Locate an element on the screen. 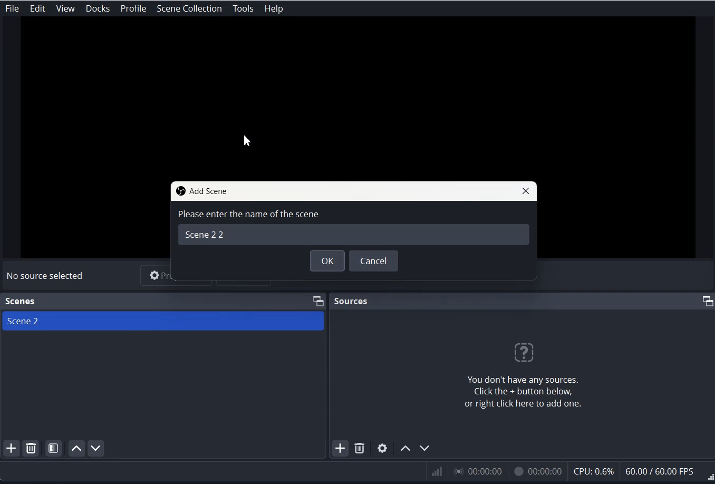 The image size is (715, 484). Move Source Down is located at coordinates (425, 448).